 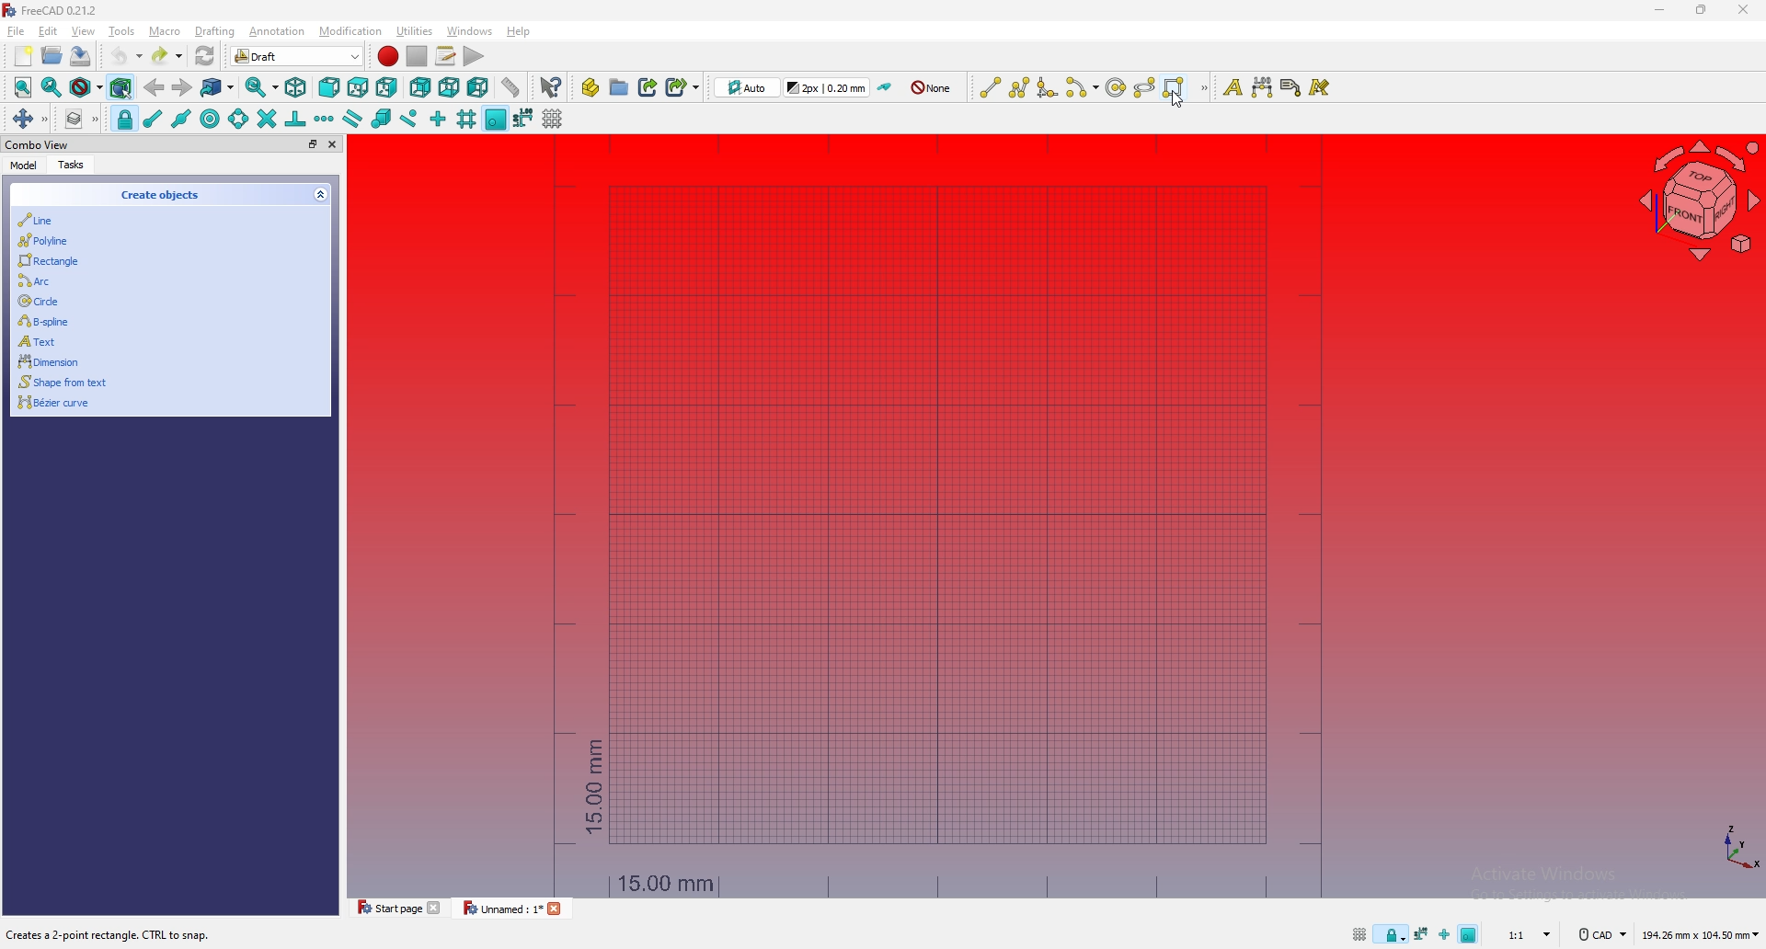 I want to click on pop out, so click(x=312, y=143).